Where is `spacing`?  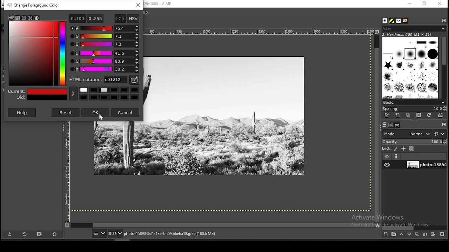 spacing is located at coordinates (414, 108).